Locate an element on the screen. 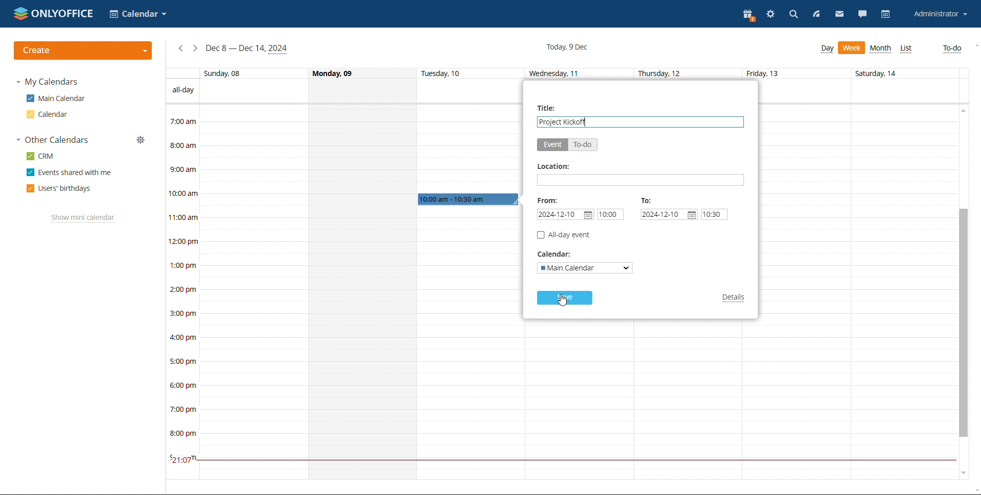  search is located at coordinates (793, 16).